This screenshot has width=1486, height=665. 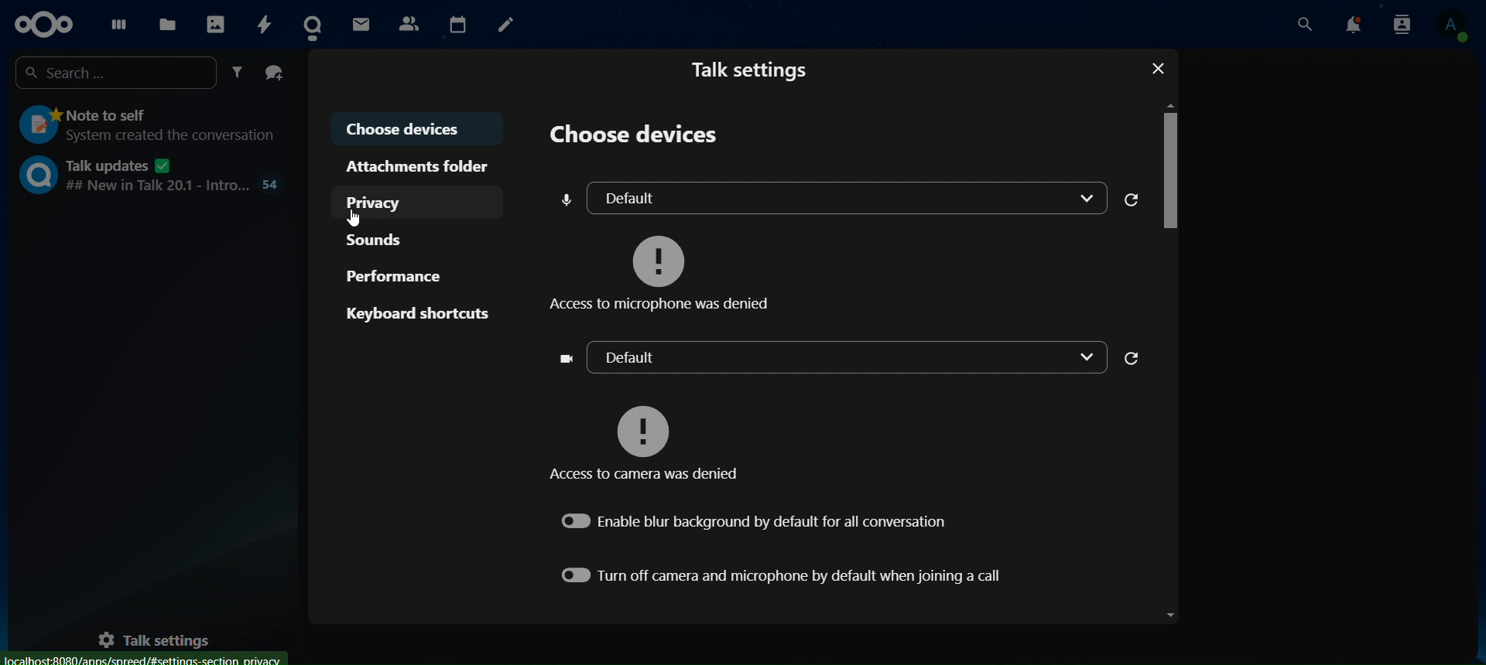 What do you see at coordinates (42, 24) in the screenshot?
I see `icon` at bounding box center [42, 24].